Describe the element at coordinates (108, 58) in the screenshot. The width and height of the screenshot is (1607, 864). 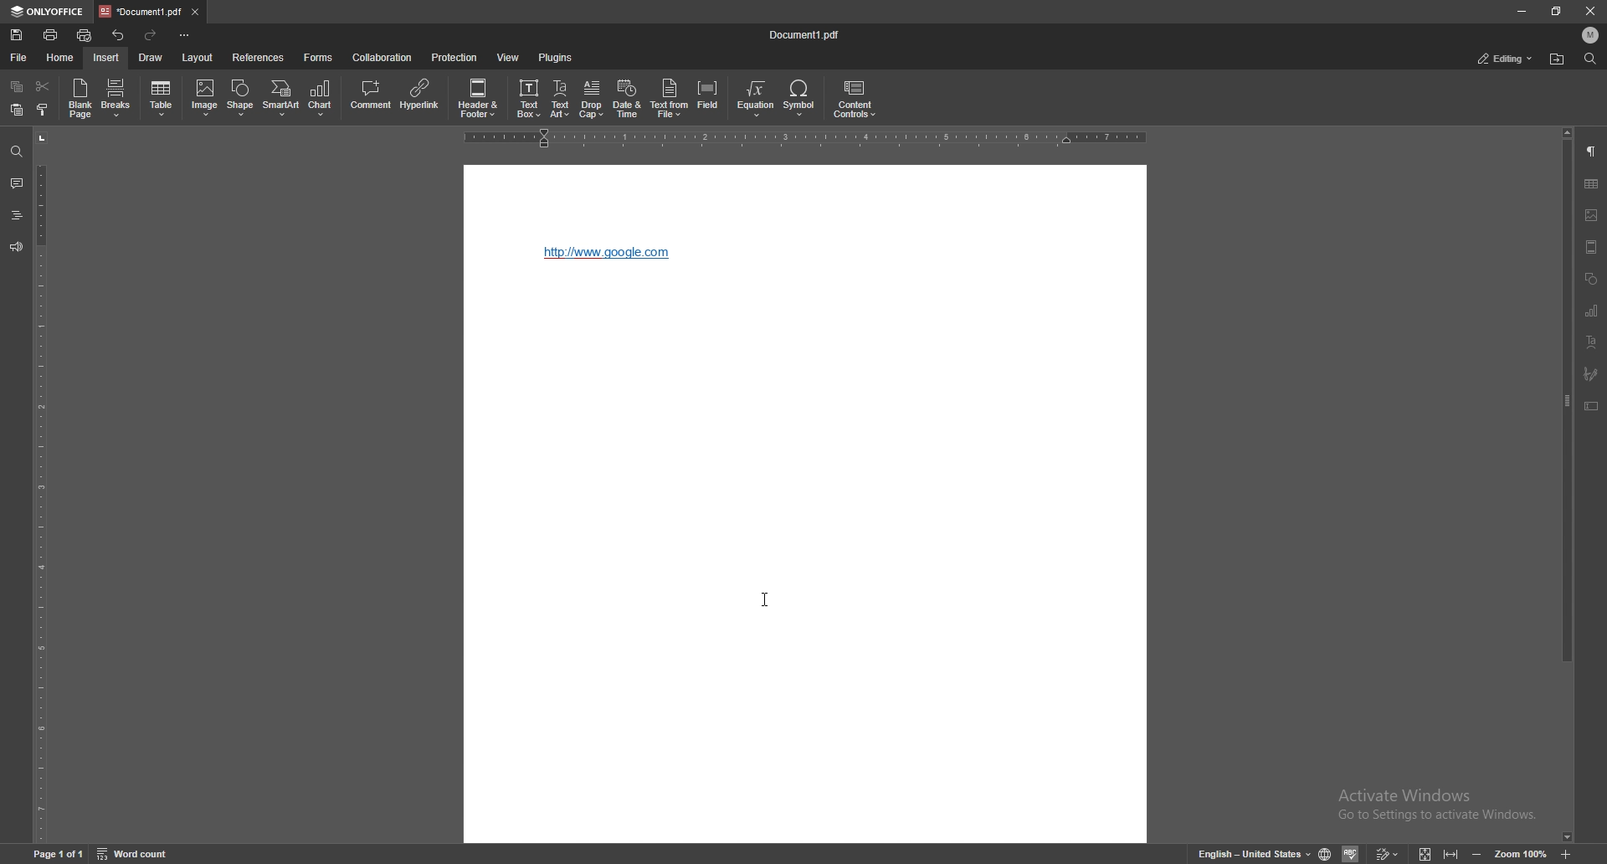
I see `insert` at that location.